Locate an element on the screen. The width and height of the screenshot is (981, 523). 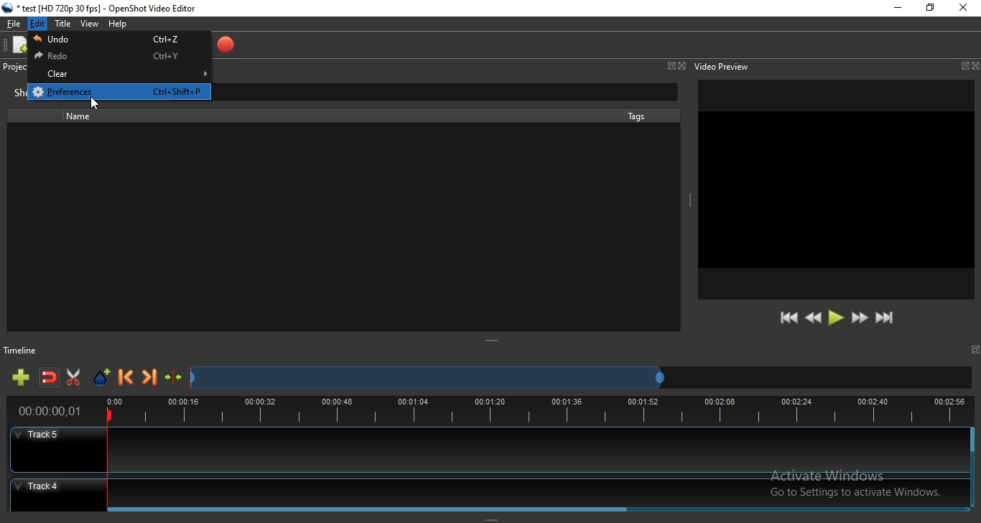
cursor is located at coordinates (94, 102).